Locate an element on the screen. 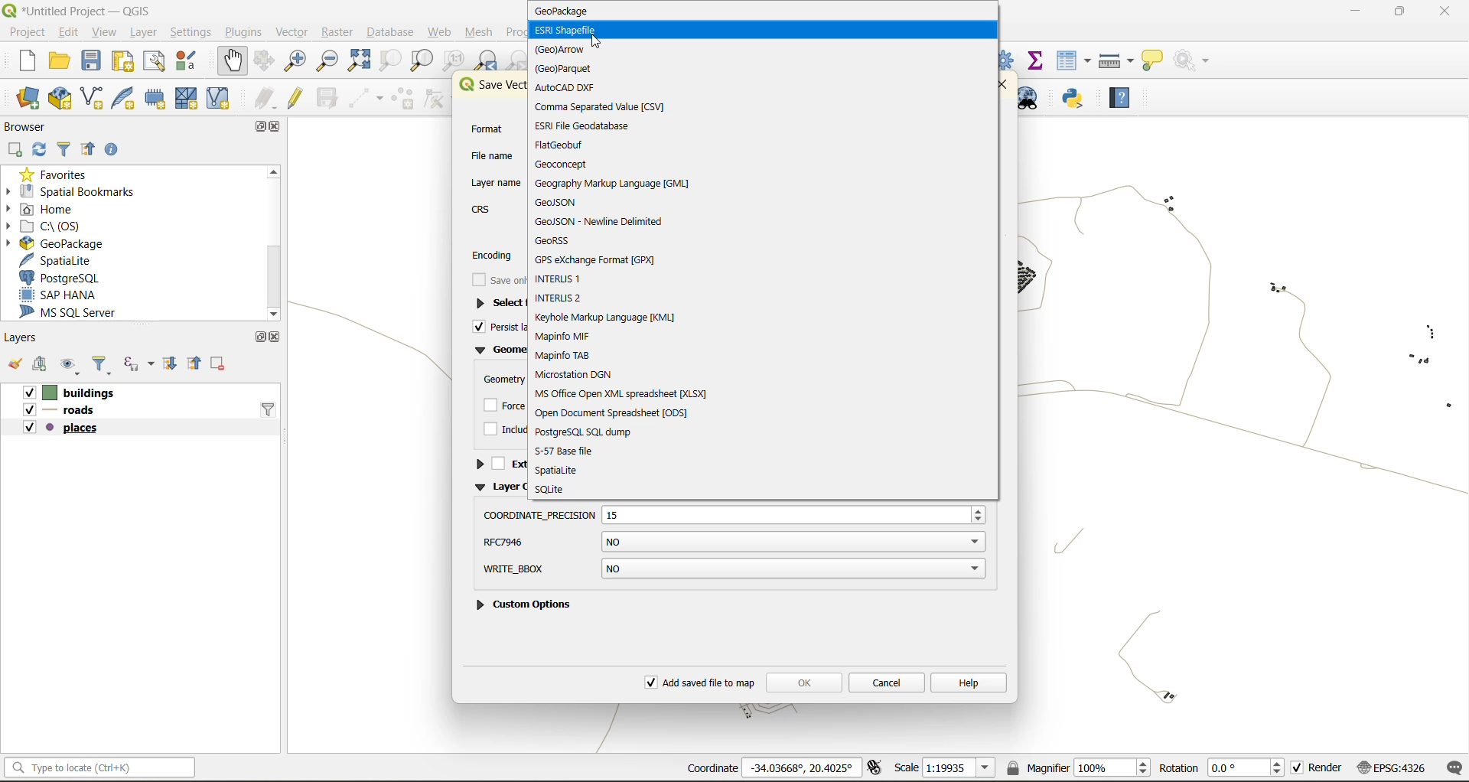 This screenshot has width=1469, height=782. help is located at coordinates (1124, 94).